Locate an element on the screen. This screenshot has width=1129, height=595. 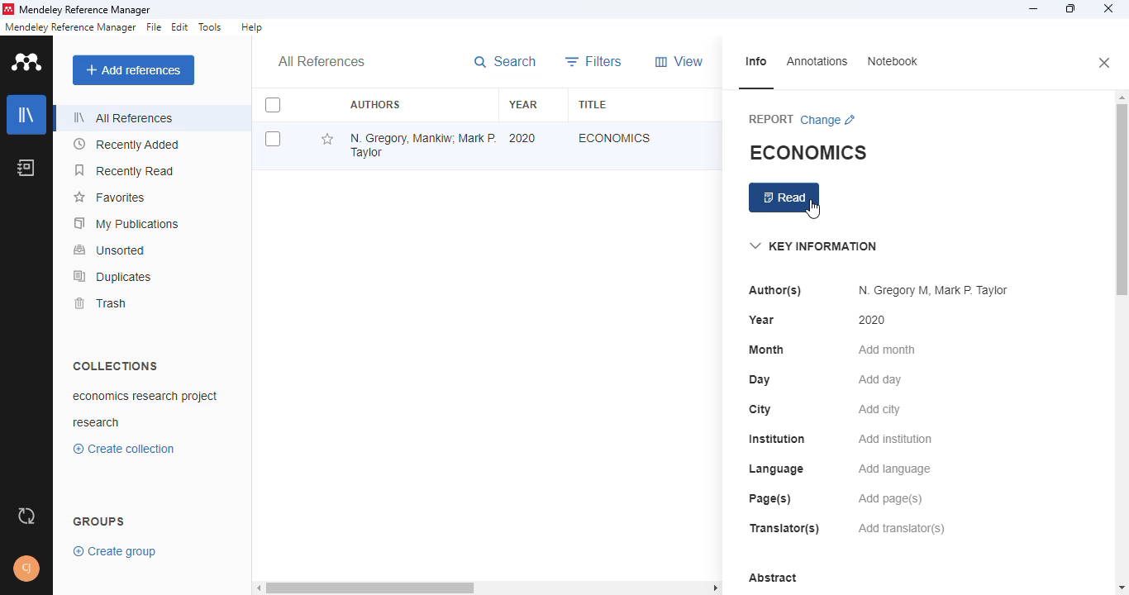
year is located at coordinates (524, 103).